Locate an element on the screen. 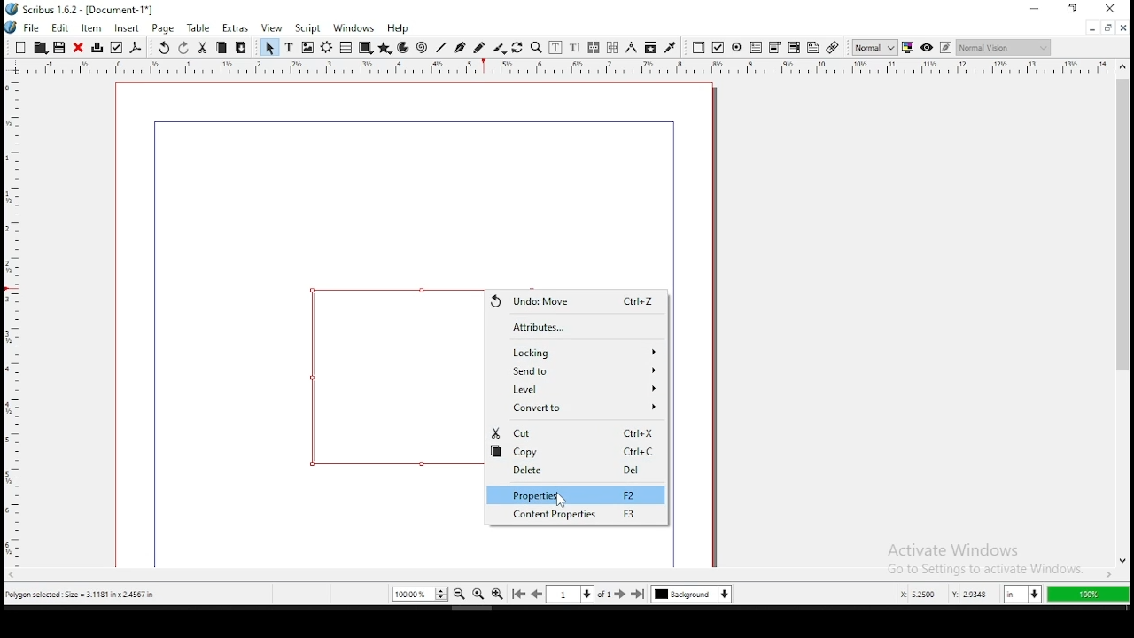  go to previous page is located at coordinates (537, 594).